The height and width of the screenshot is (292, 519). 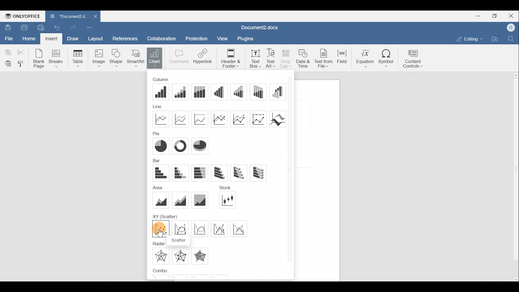 What do you see at coordinates (511, 39) in the screenshot?
I see `Find` at bounding box center [511, 39].